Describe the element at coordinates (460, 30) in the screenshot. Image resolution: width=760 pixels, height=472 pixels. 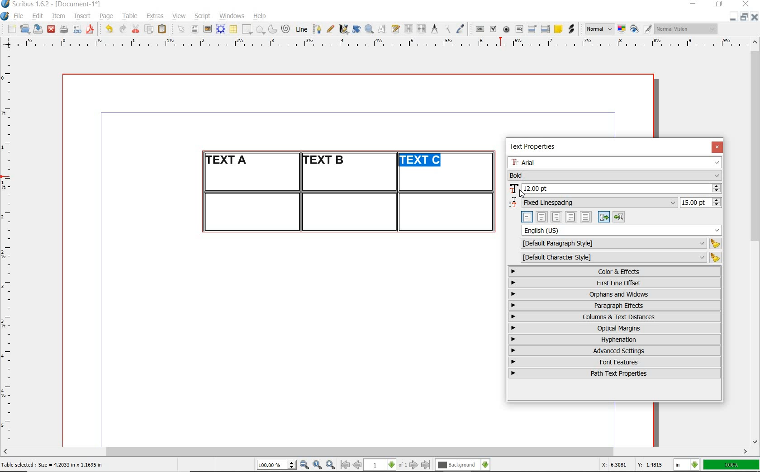
I see `eye dropper` at that location.